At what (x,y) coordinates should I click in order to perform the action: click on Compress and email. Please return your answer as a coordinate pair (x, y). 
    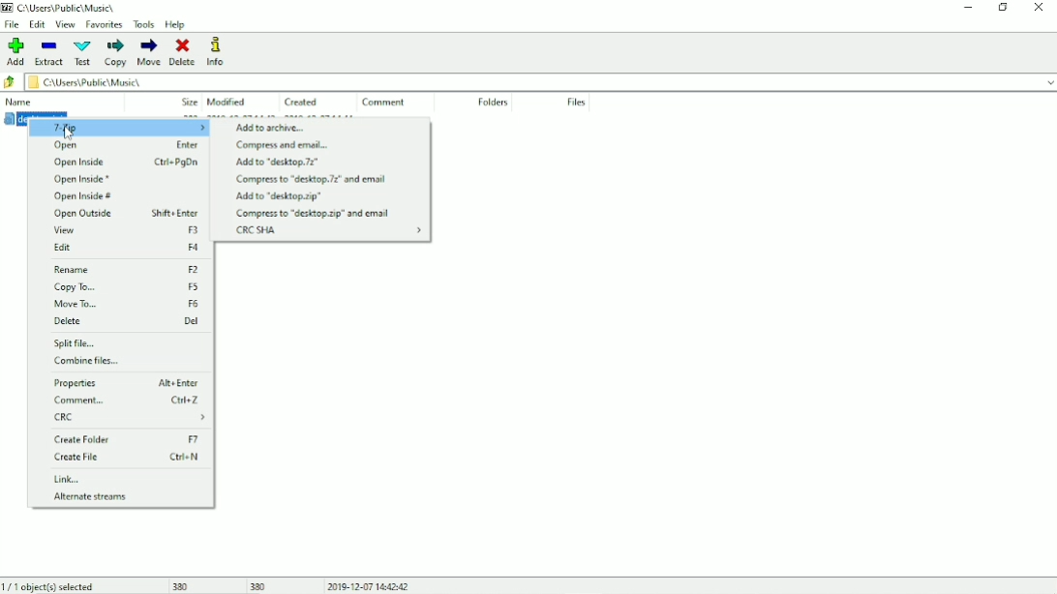
    Looking at the image, I should click on (285, 145).